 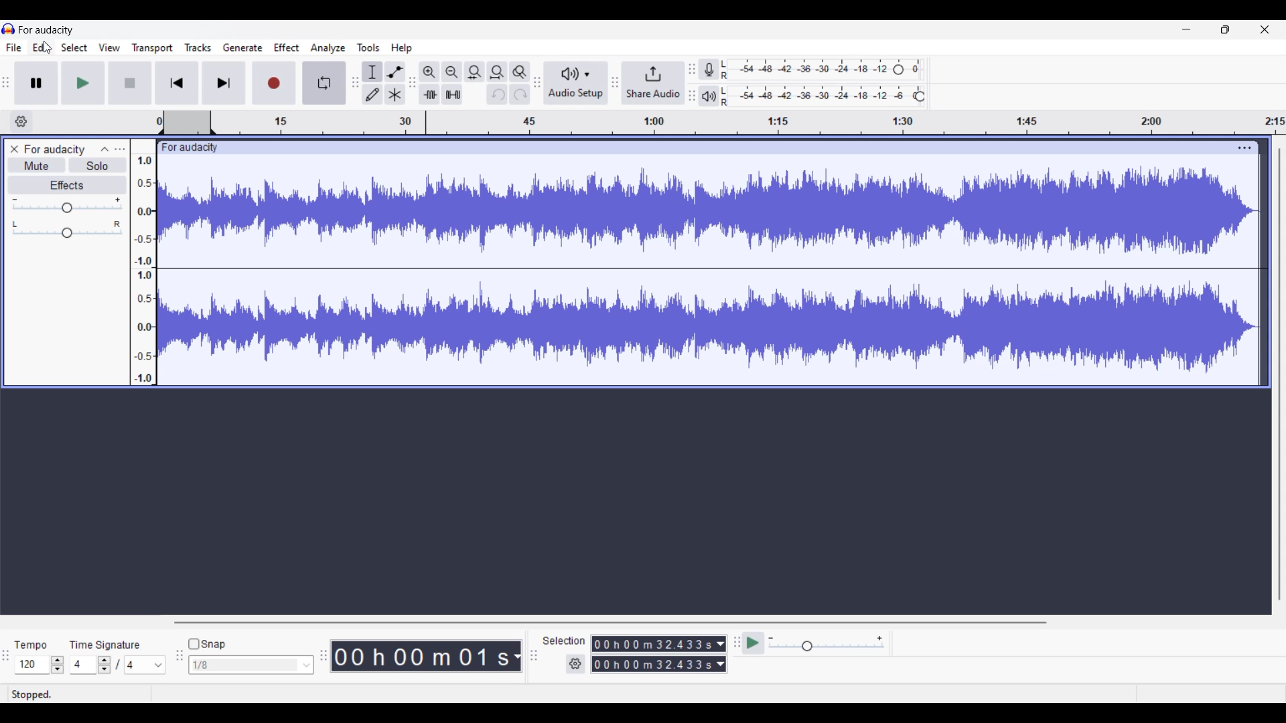 What do you see at coordinates (68, 185) in the screenshot?
I see `Effects` at bounding box center [68, 185].